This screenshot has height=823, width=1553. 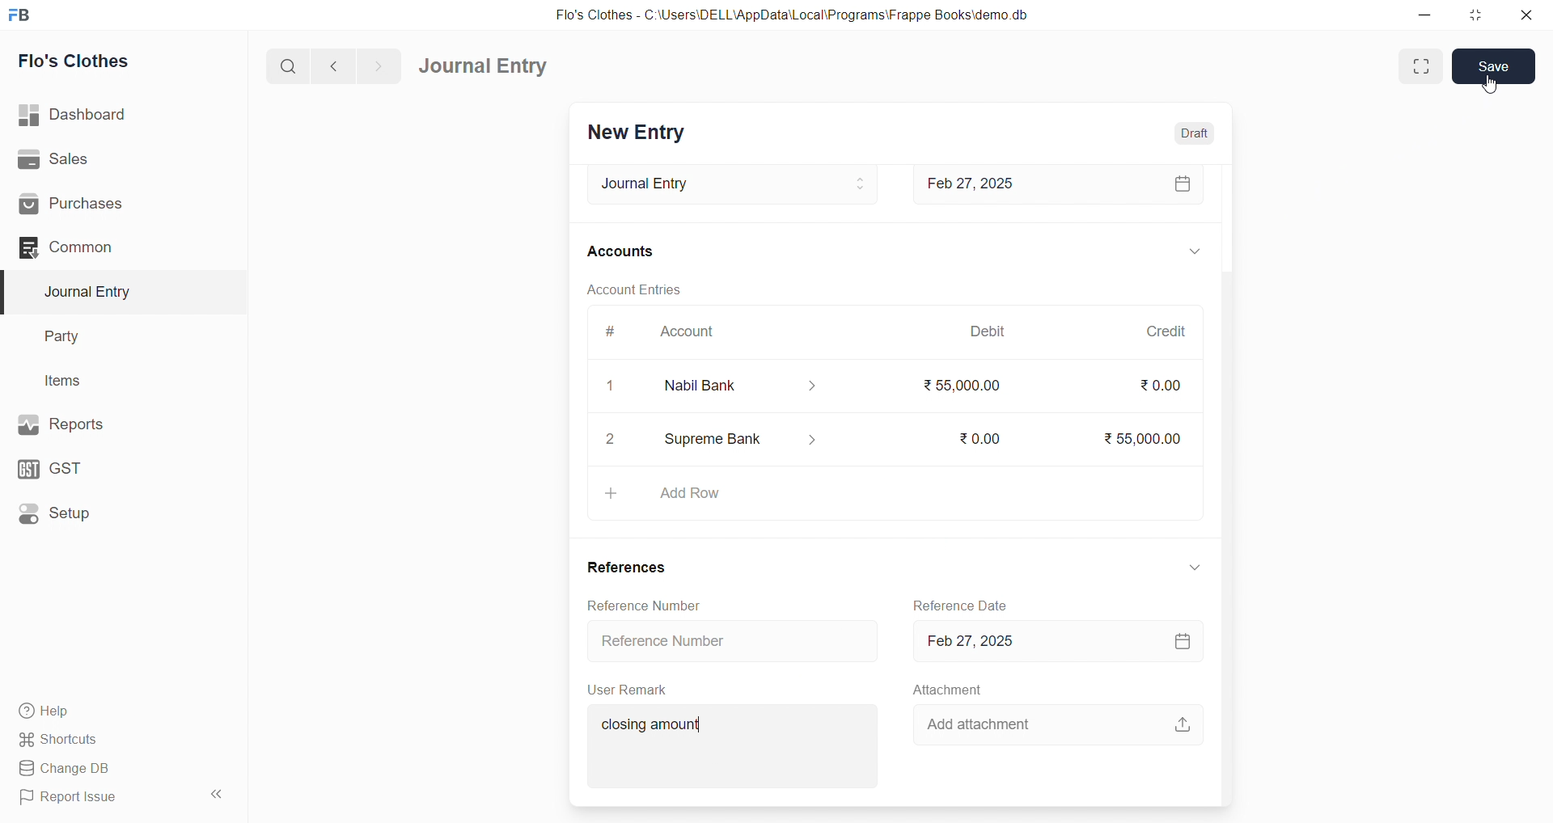 I want to click on + Add Row, so click(x=892, y=493).